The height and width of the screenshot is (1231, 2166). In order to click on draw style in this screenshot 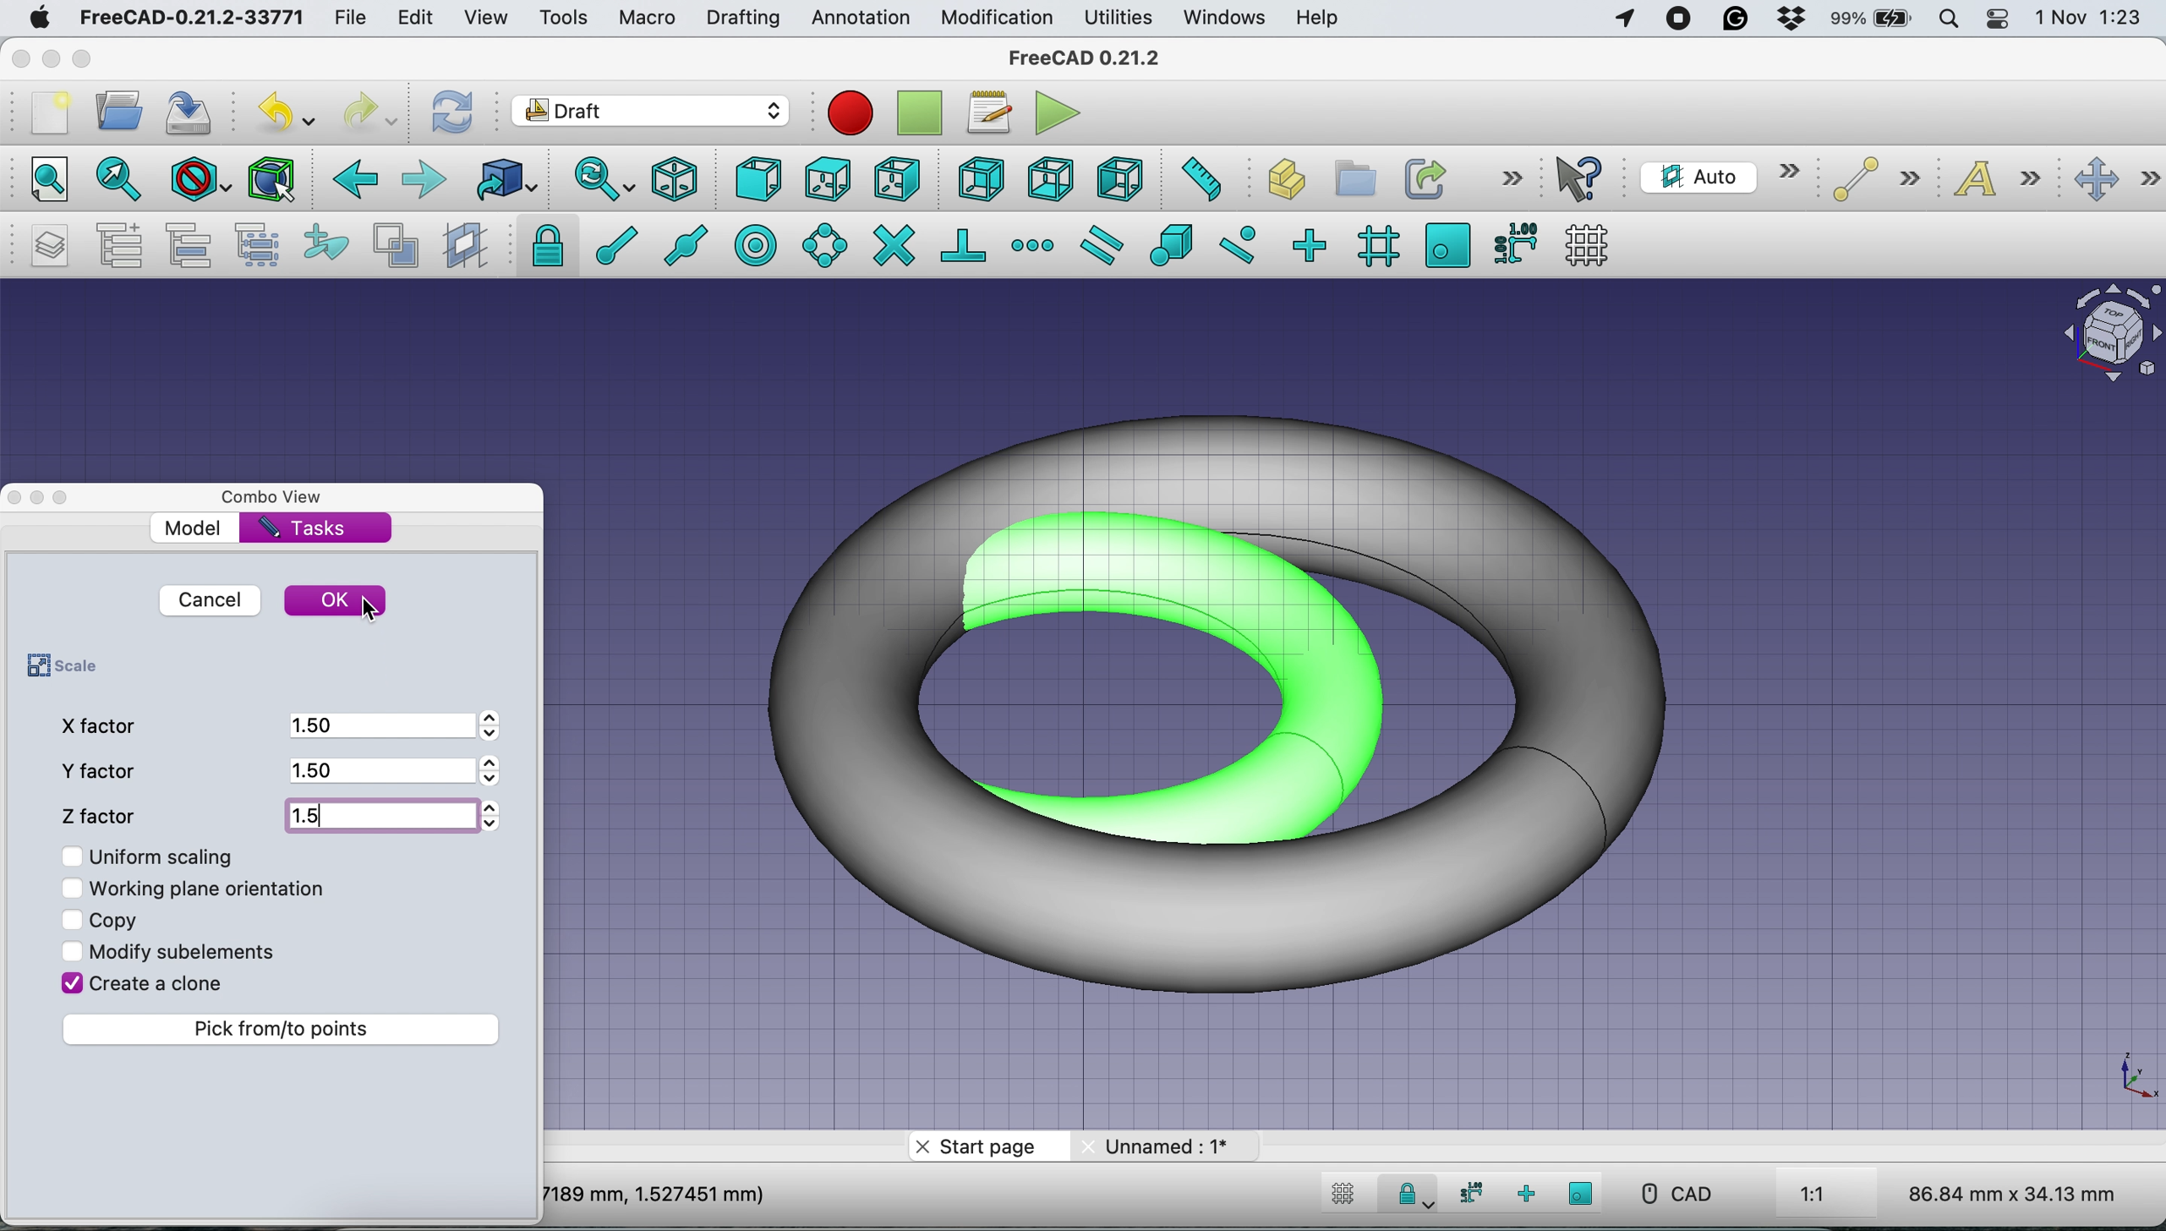, I will do `click(197, 183)`.